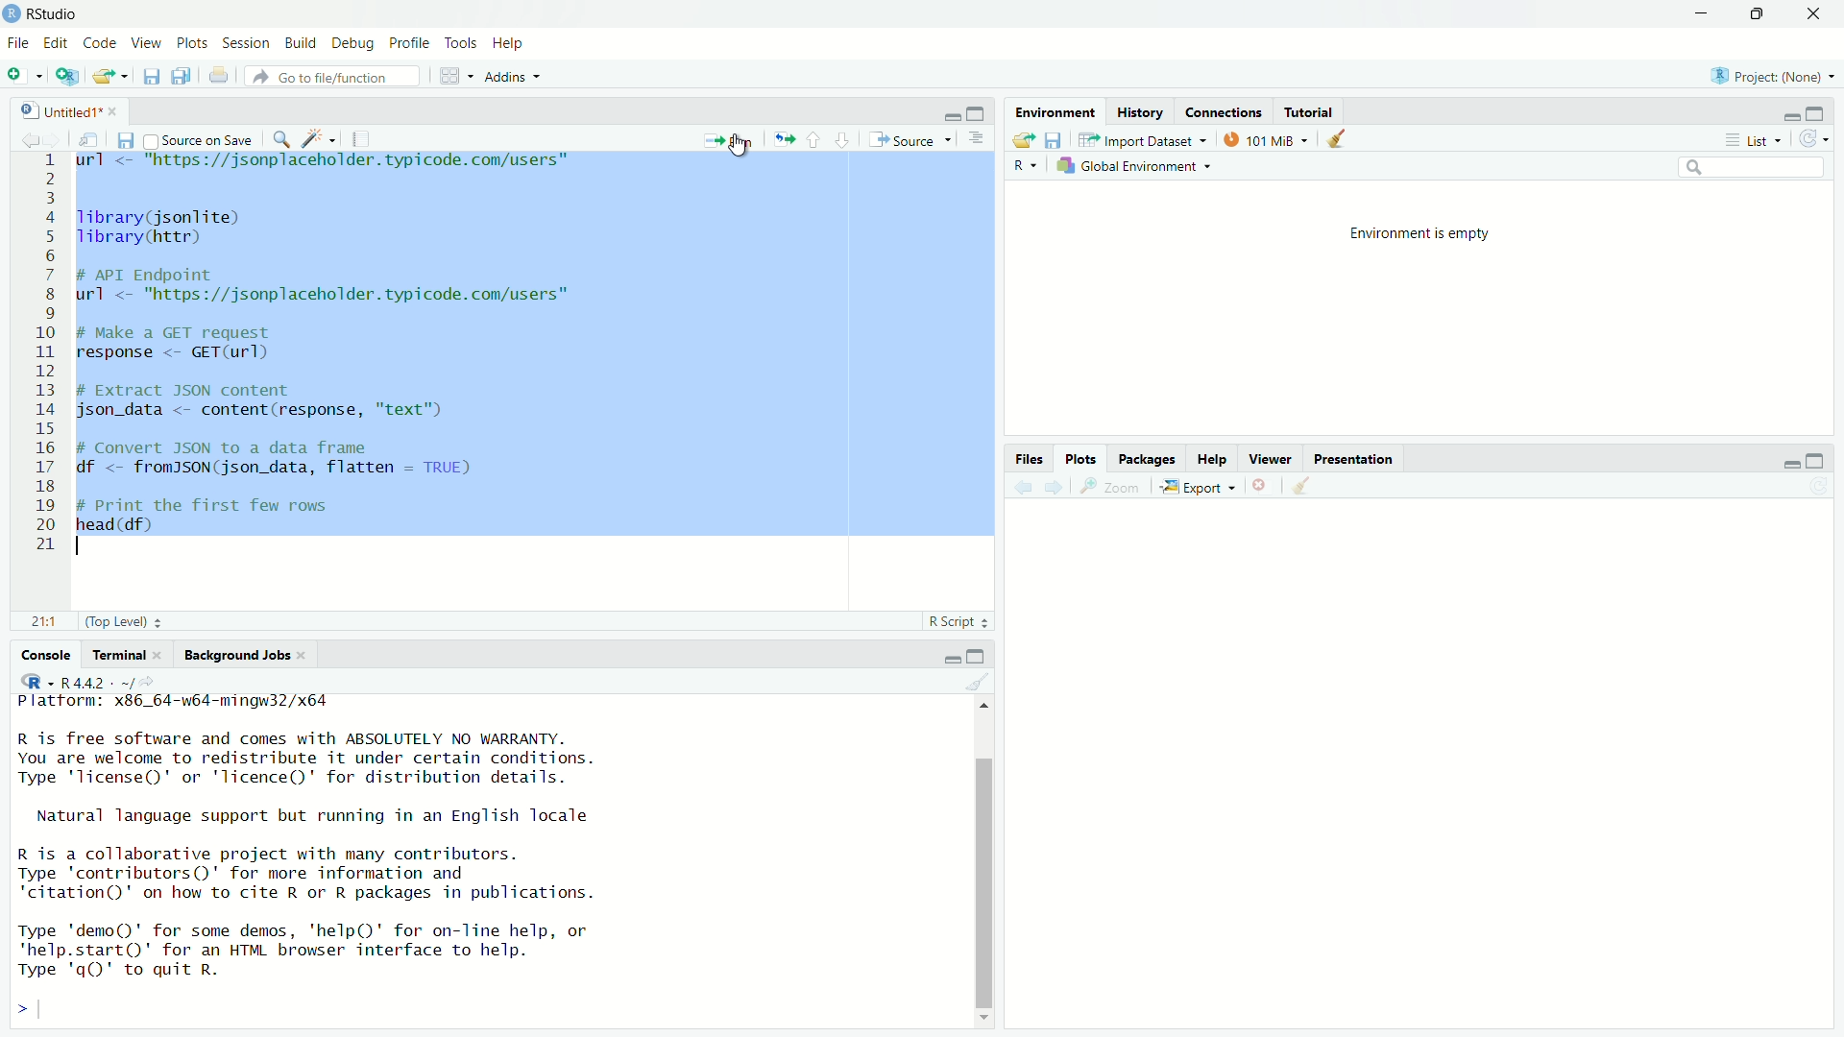 The width and height of the screenshot is (1844, 1037). I want to click on Export, so click(1196, 488).